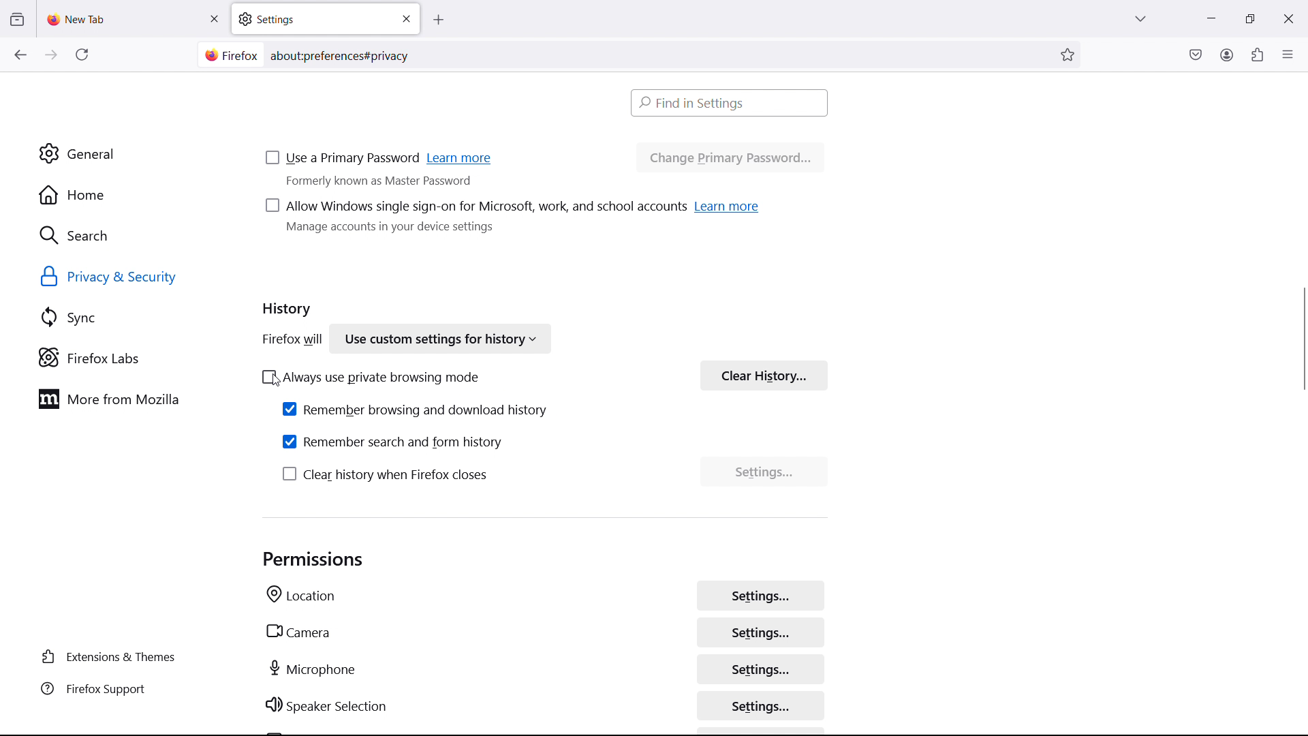  Describe the element at coordinates (327, 707) in the screenshot. I see `speaker selection` at that location.